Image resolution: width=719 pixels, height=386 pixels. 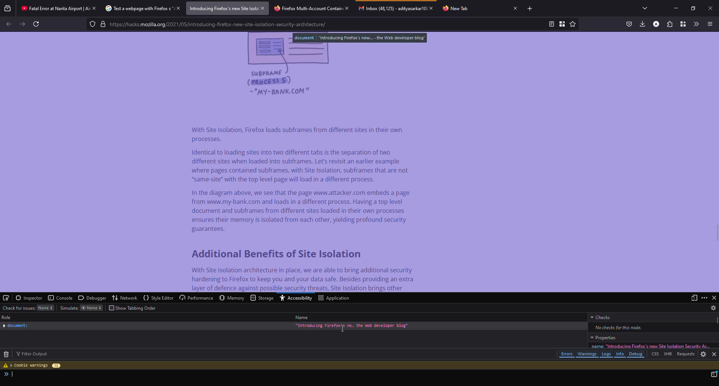 What do you see at coordinates (685, 353) in the screenshot?
I see `requests` at bounding box center [685, 353].